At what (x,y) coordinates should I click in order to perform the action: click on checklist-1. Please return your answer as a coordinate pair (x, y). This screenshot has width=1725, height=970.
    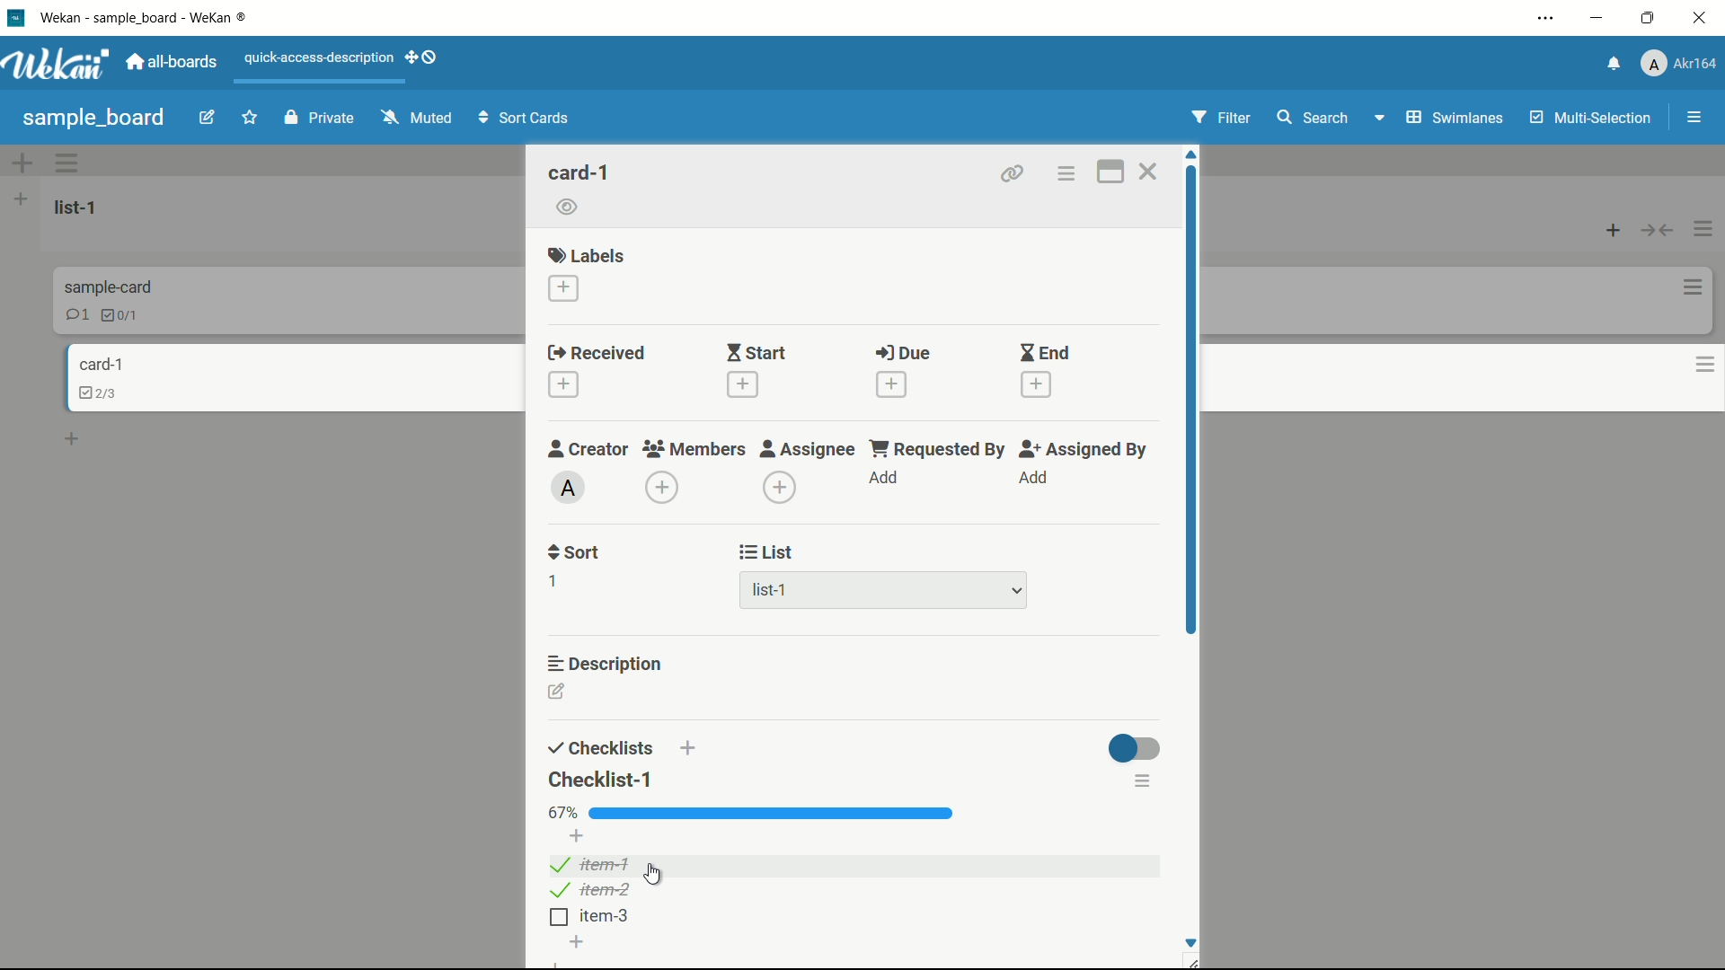
    Looking at the image, I should click on (603, 778).